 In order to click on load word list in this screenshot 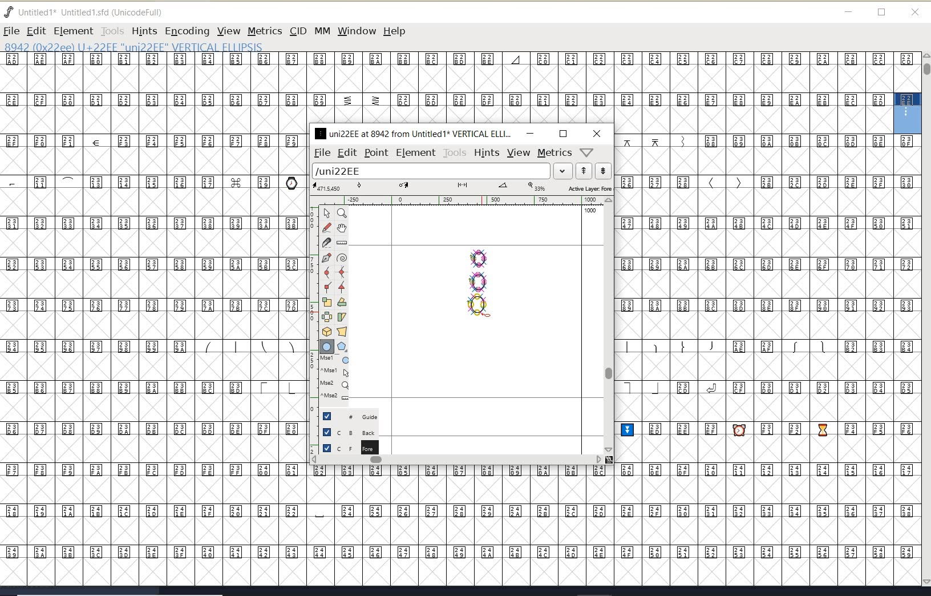, I will do `click(440, 172)`.